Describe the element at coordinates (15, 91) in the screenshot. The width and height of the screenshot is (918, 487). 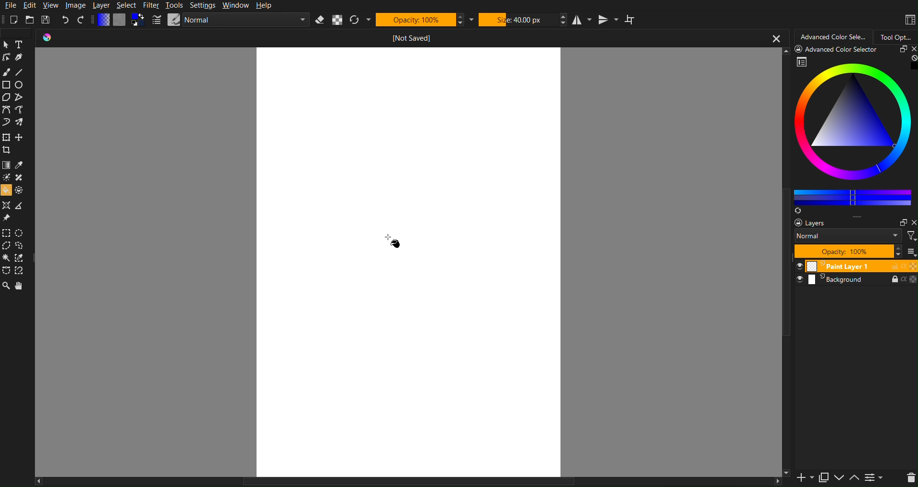
I see `Shape Tools` at that location.